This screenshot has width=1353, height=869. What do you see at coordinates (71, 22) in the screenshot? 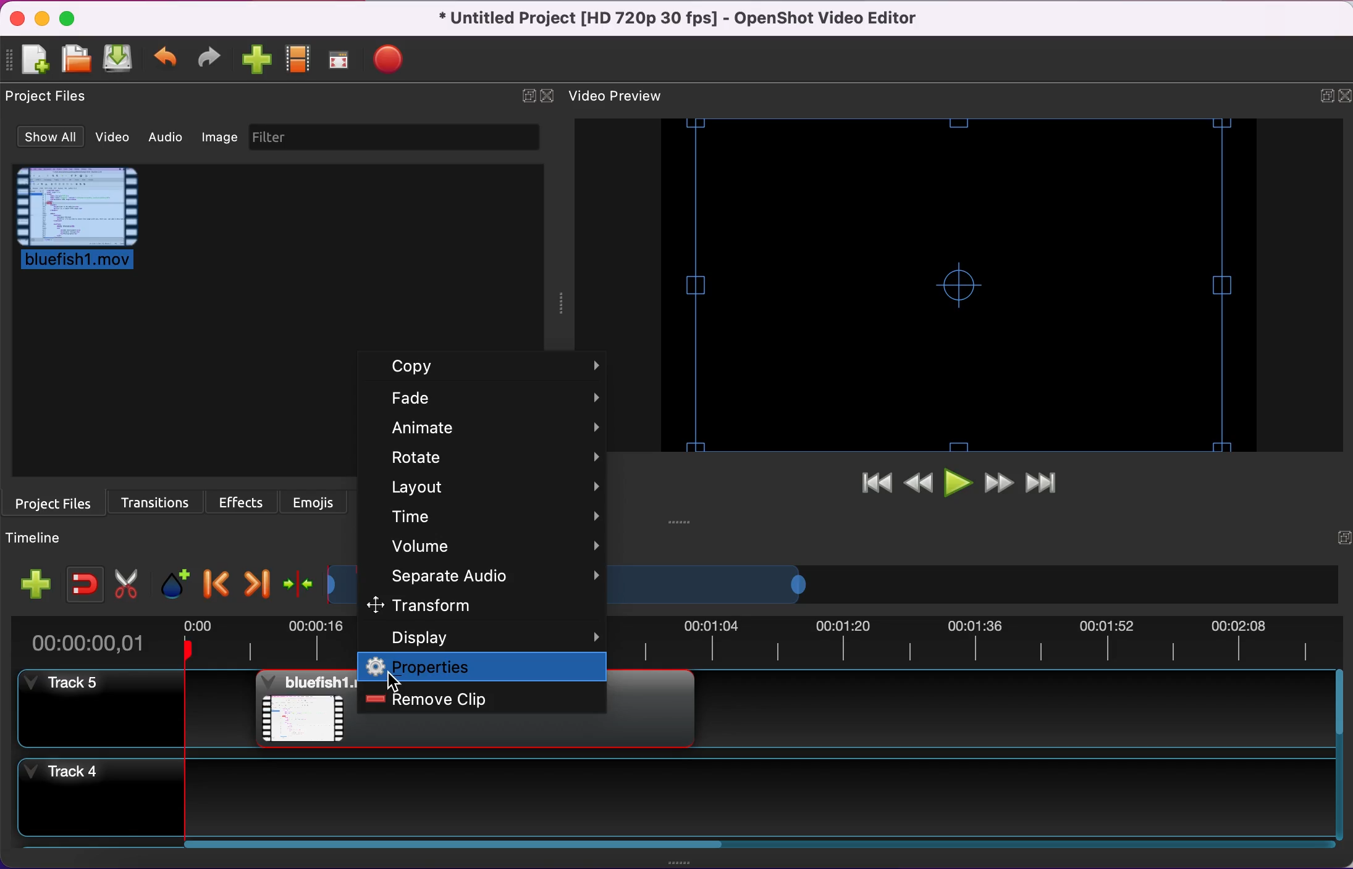
I see `maximize` at bounding box center [71, 22].